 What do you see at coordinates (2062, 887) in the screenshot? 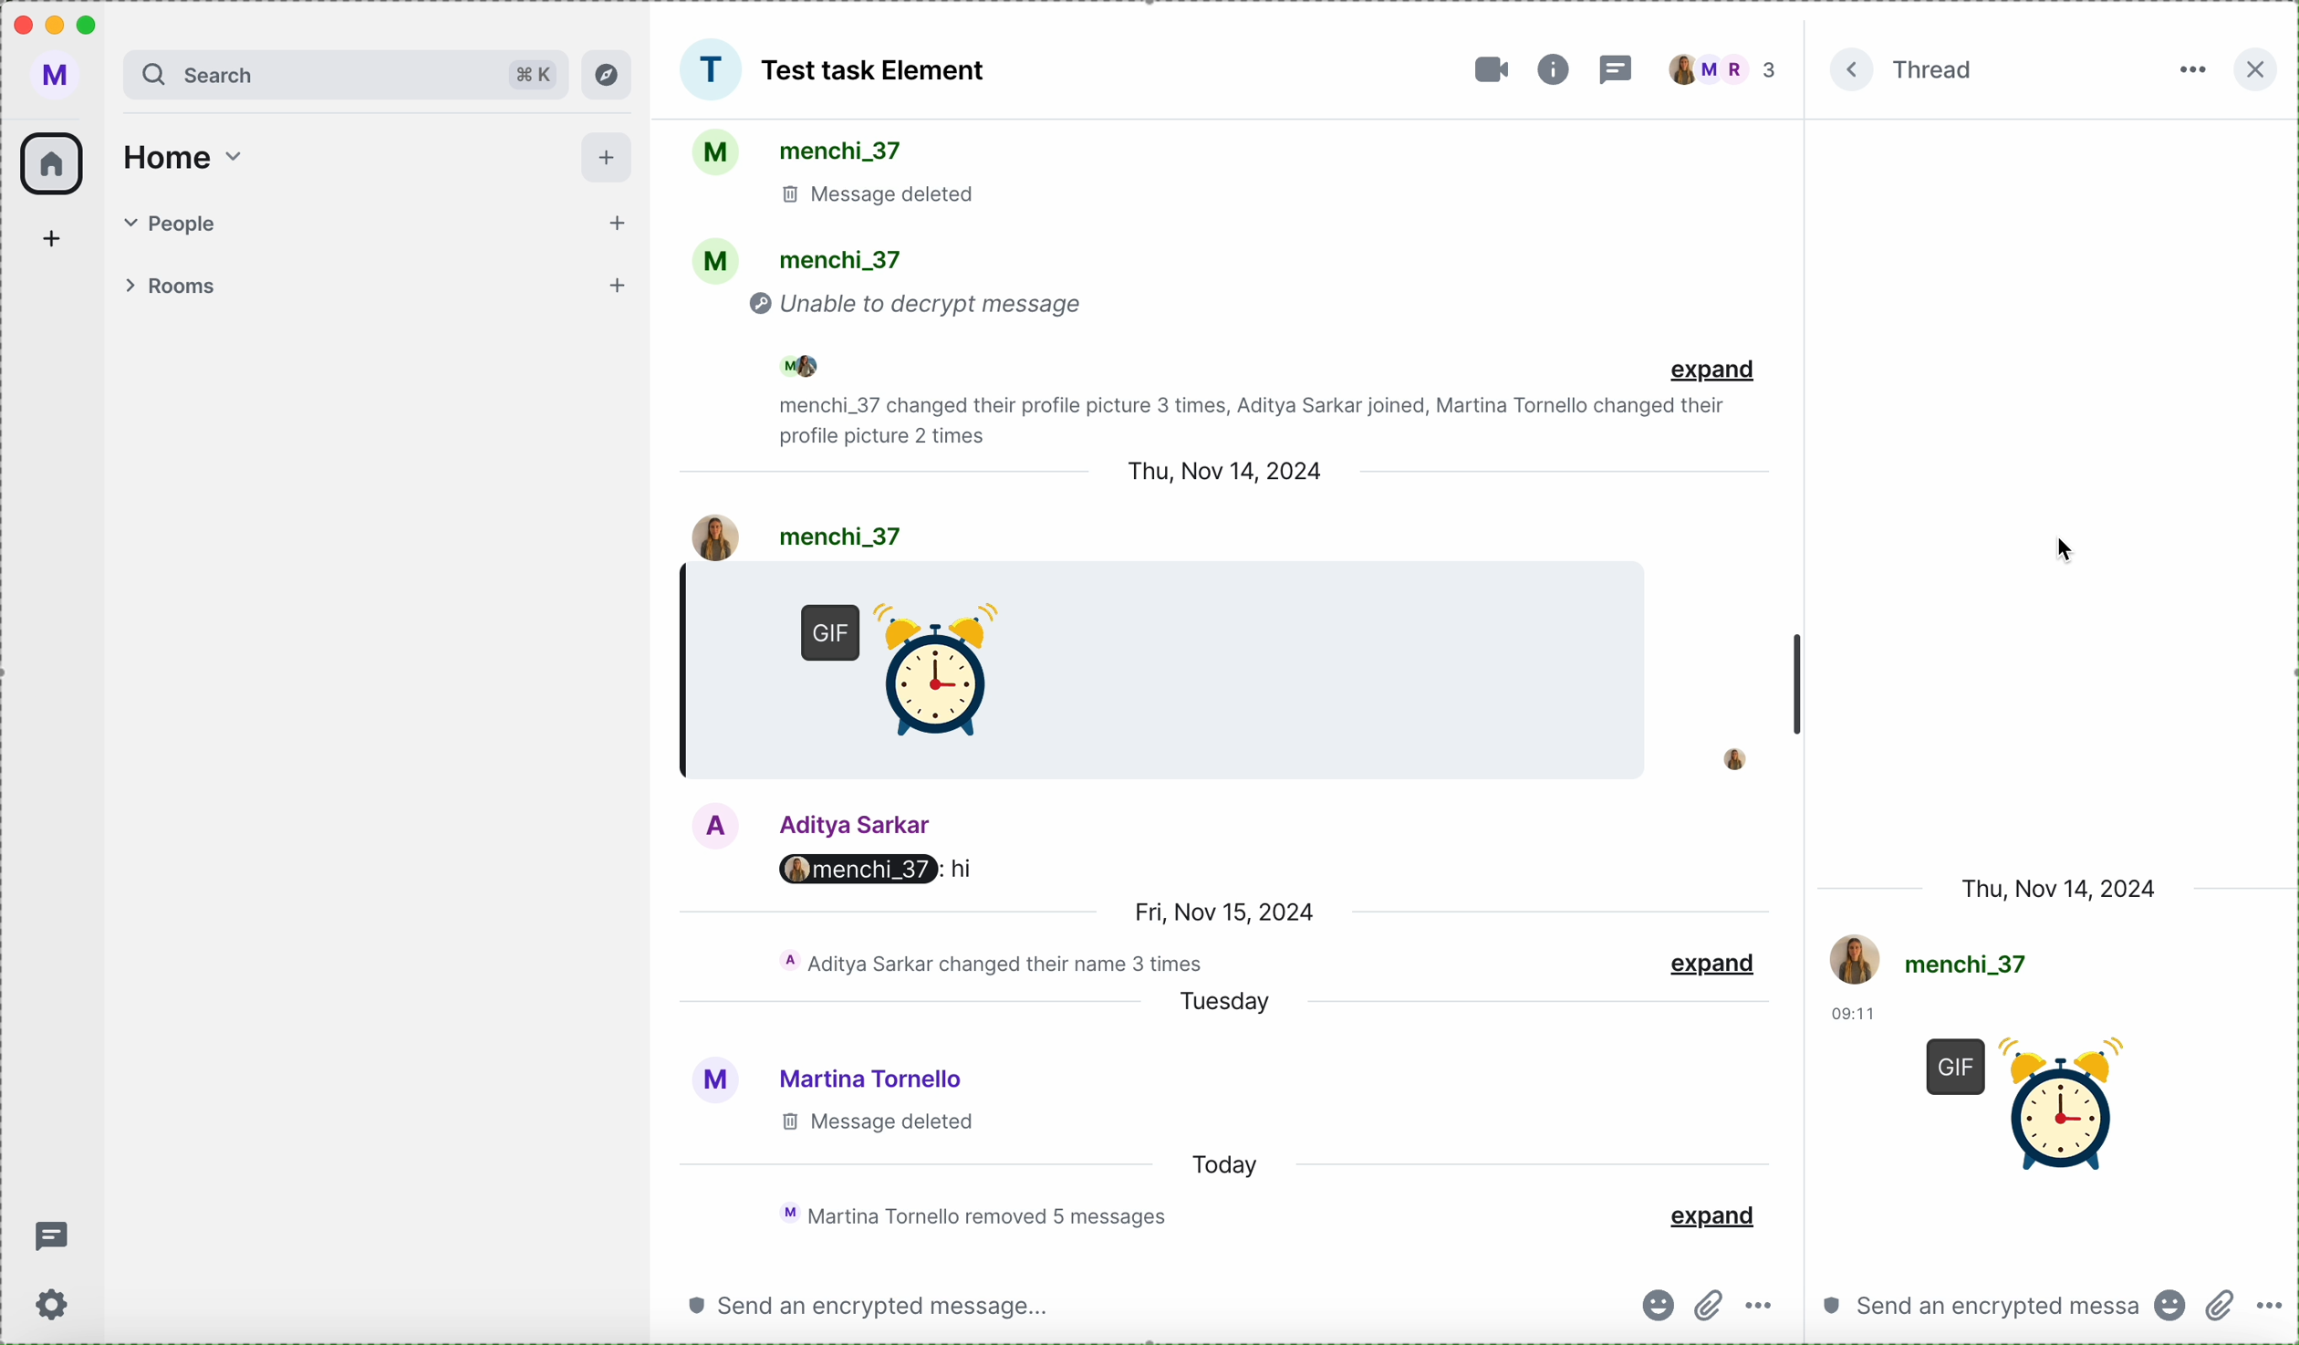
I see `date` at bounding box center [2062, 887].